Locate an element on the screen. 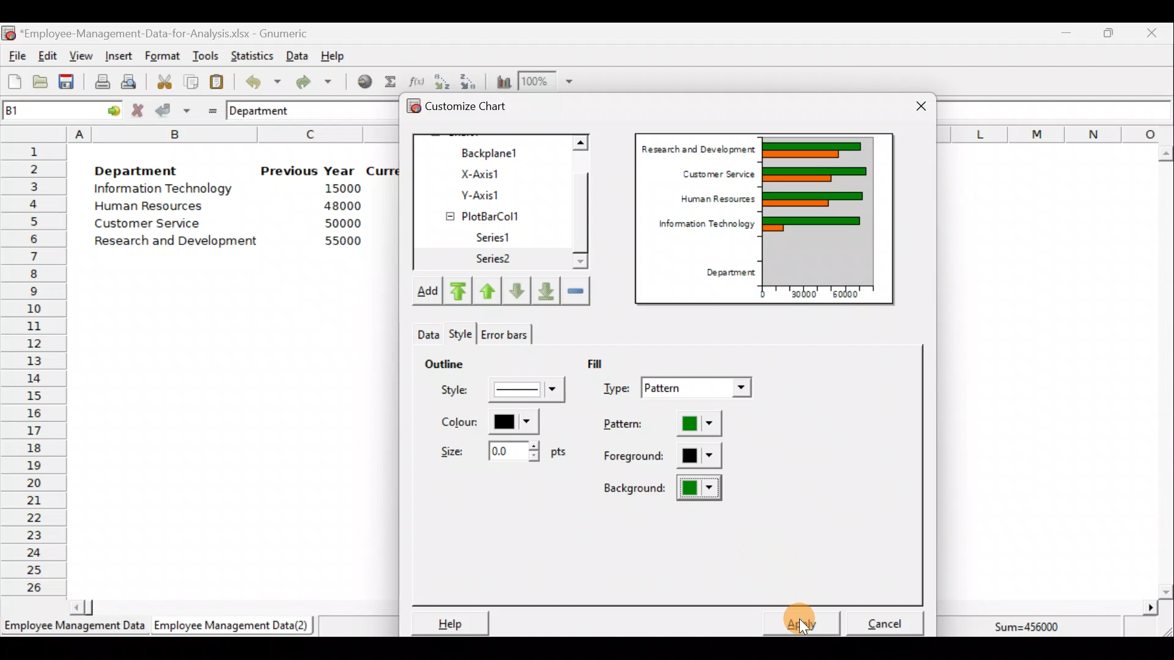 The image size is (1174, 660). Previous Year is located at coordinates (308, 171).